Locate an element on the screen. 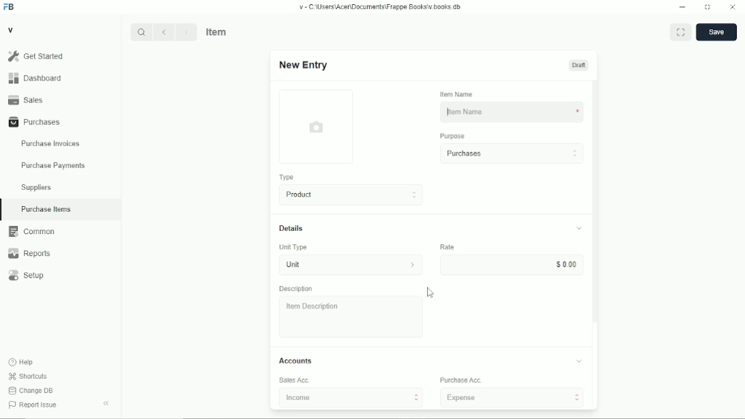  details is located at coordinates (291, 228).